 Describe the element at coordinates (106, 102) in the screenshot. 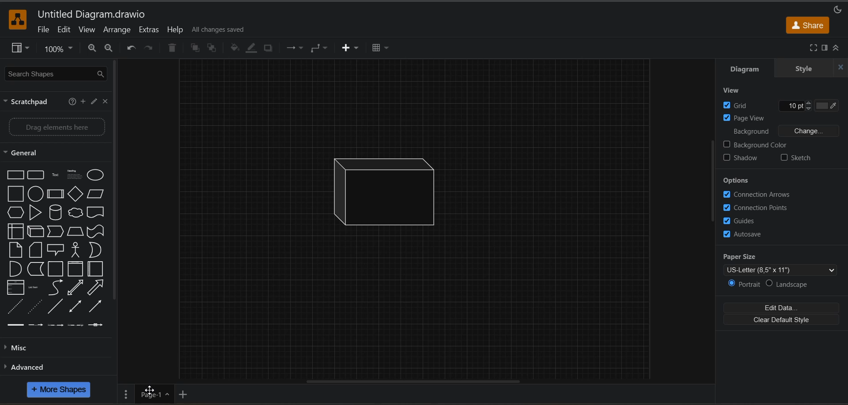

I see `close` at that location.